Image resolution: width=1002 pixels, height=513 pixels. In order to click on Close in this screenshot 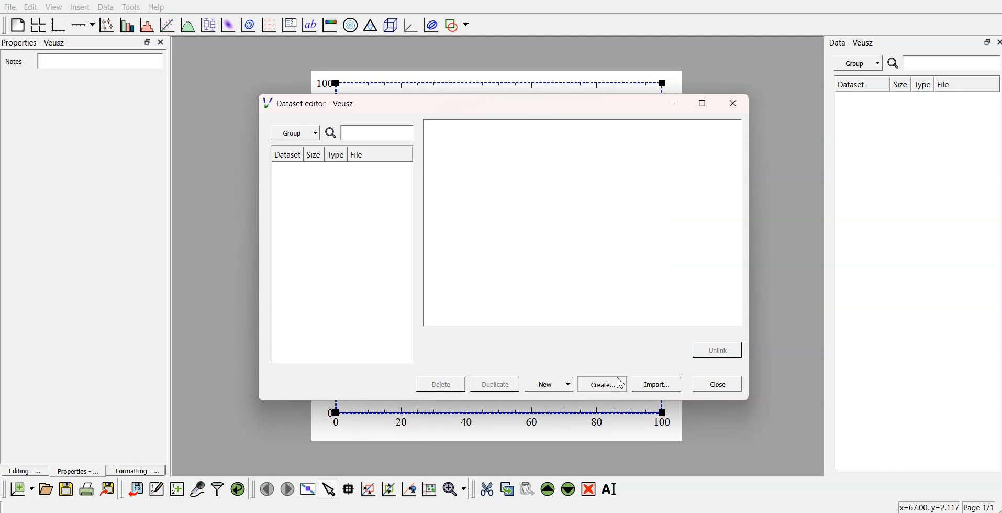, I will do `click(732, 104)`.